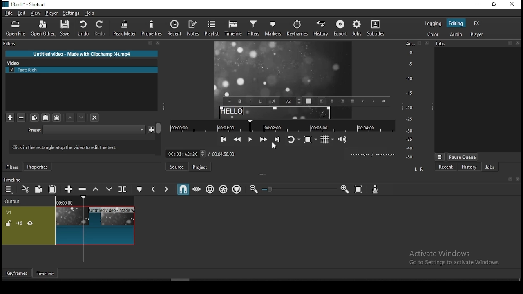 This screenshot has height=294, width=523. I want to click on minimize, so click(478, 4).